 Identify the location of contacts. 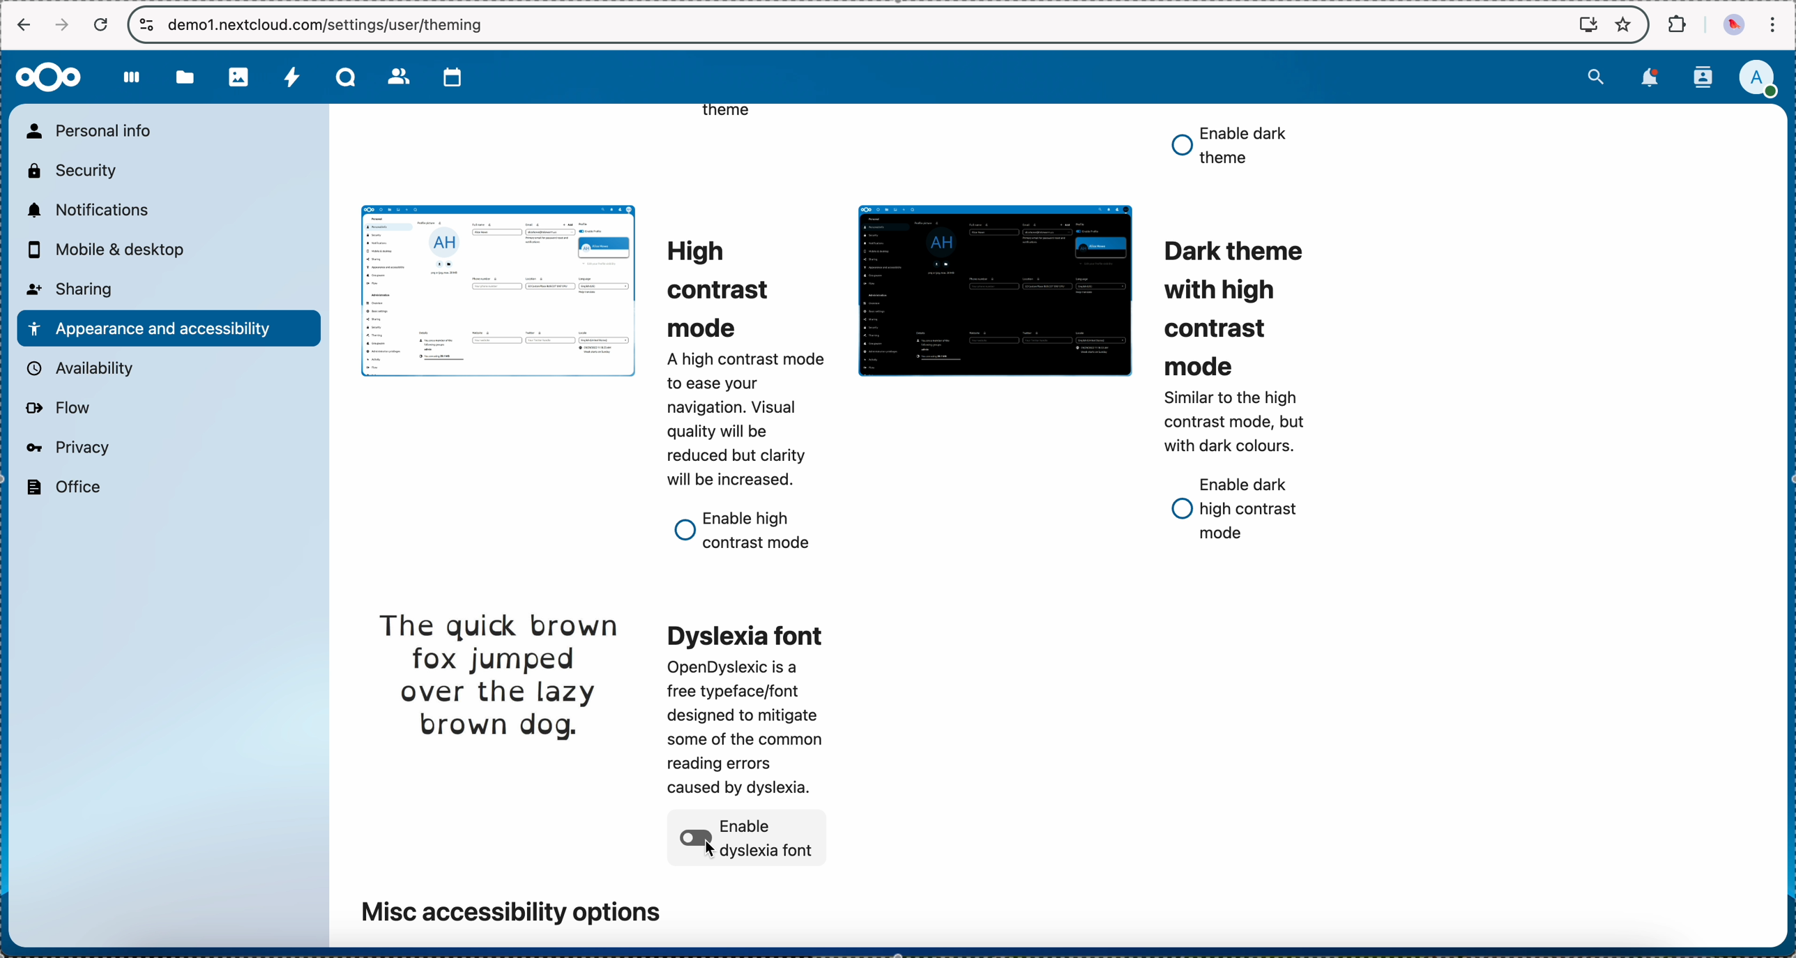
(396, 77).